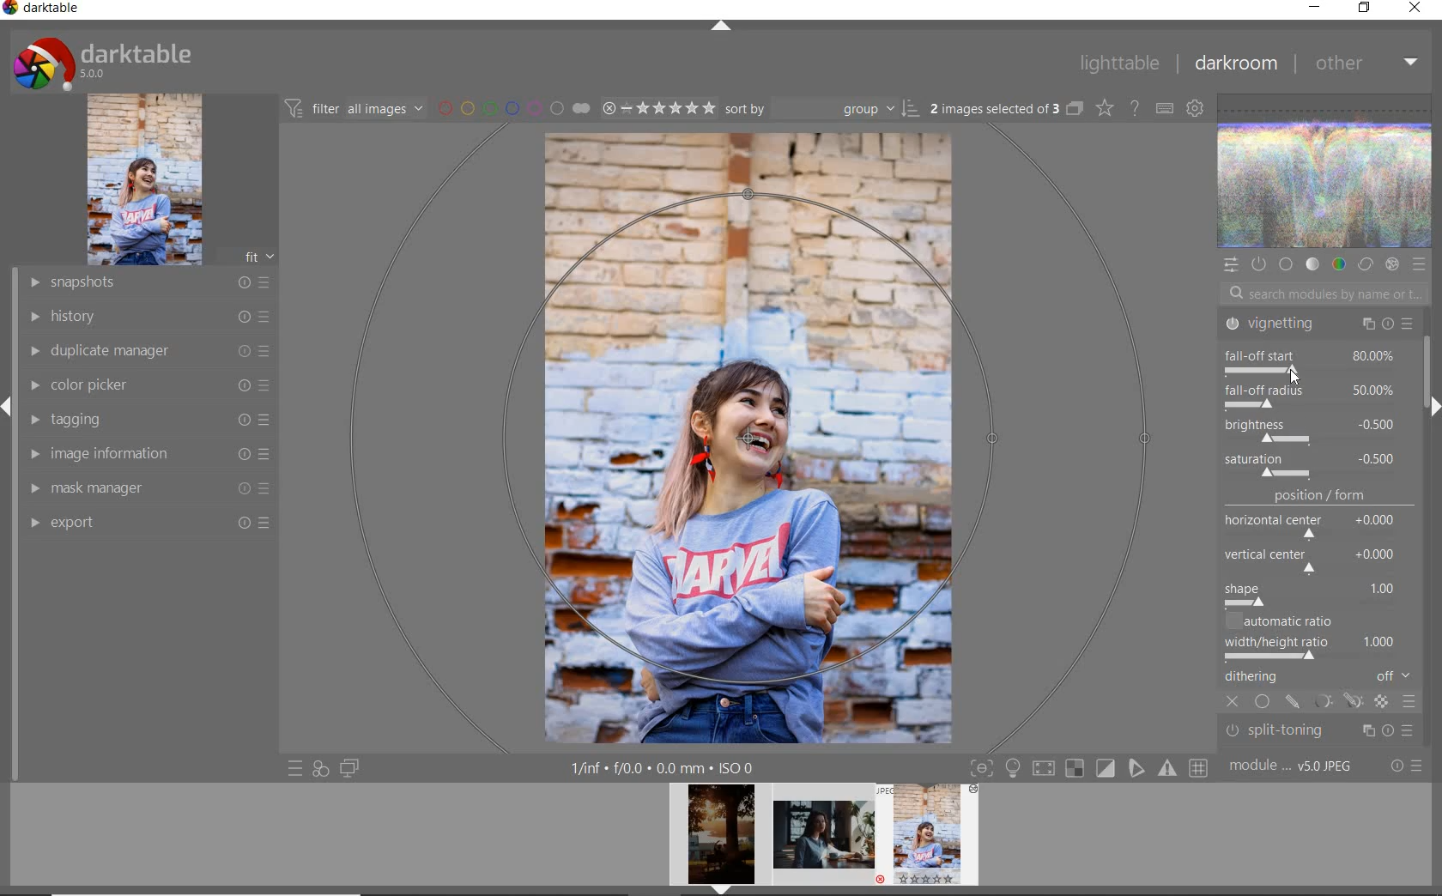  I want to click on color, so click(1338, 263).